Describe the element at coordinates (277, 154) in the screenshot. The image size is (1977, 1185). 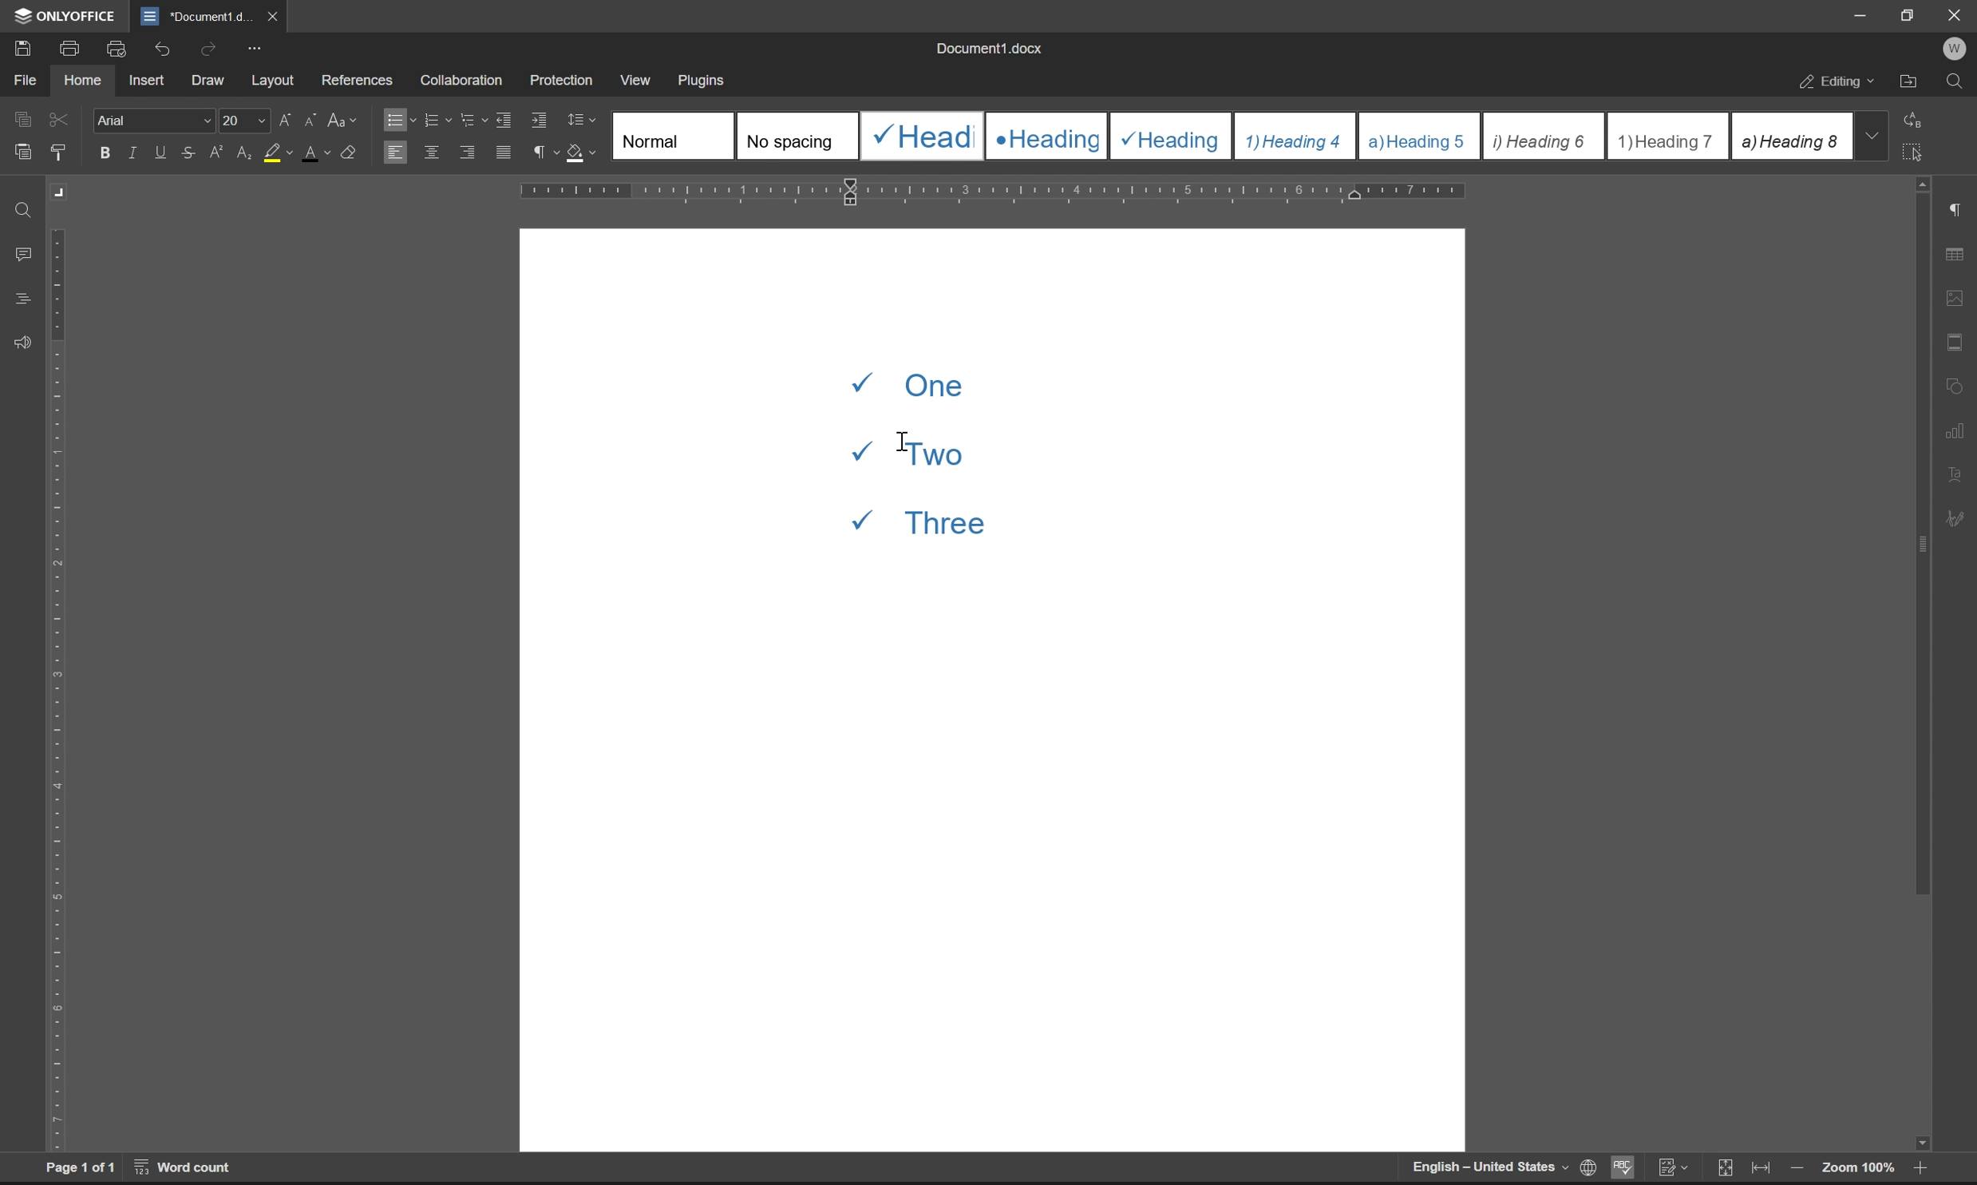
I see `background color` at that location.